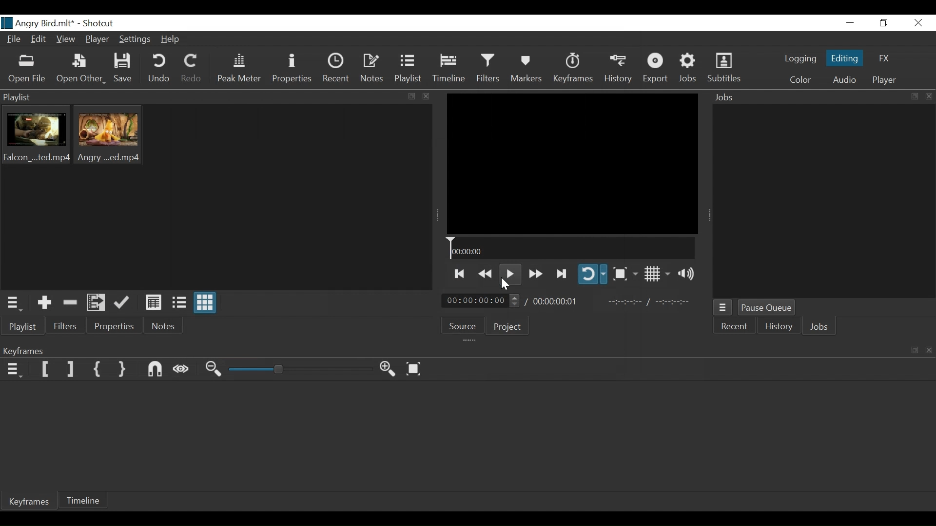 This screenshot has height=526, width=936. What do you see at coordinates (555, 301) in the screenshot?
I see `Total Duration` at bounding box center [555, 301].